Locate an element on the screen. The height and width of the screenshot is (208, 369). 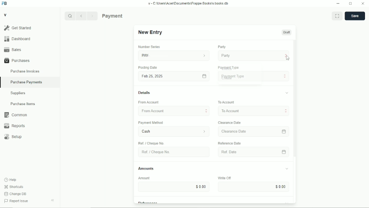
vertical scrollbar is located at coordinates (294, 99).